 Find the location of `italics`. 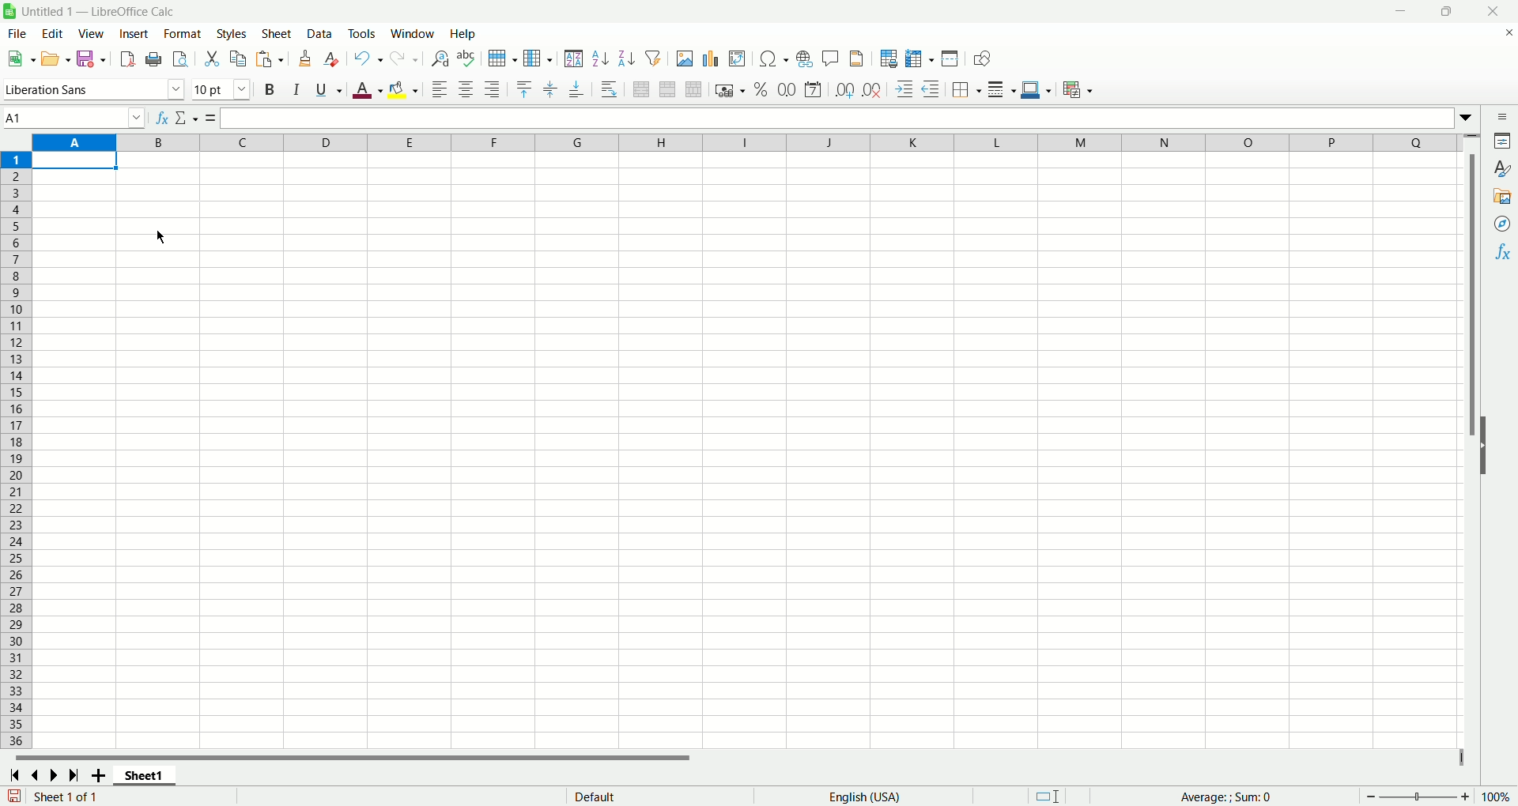

italics is located at coordinates (296, 91).